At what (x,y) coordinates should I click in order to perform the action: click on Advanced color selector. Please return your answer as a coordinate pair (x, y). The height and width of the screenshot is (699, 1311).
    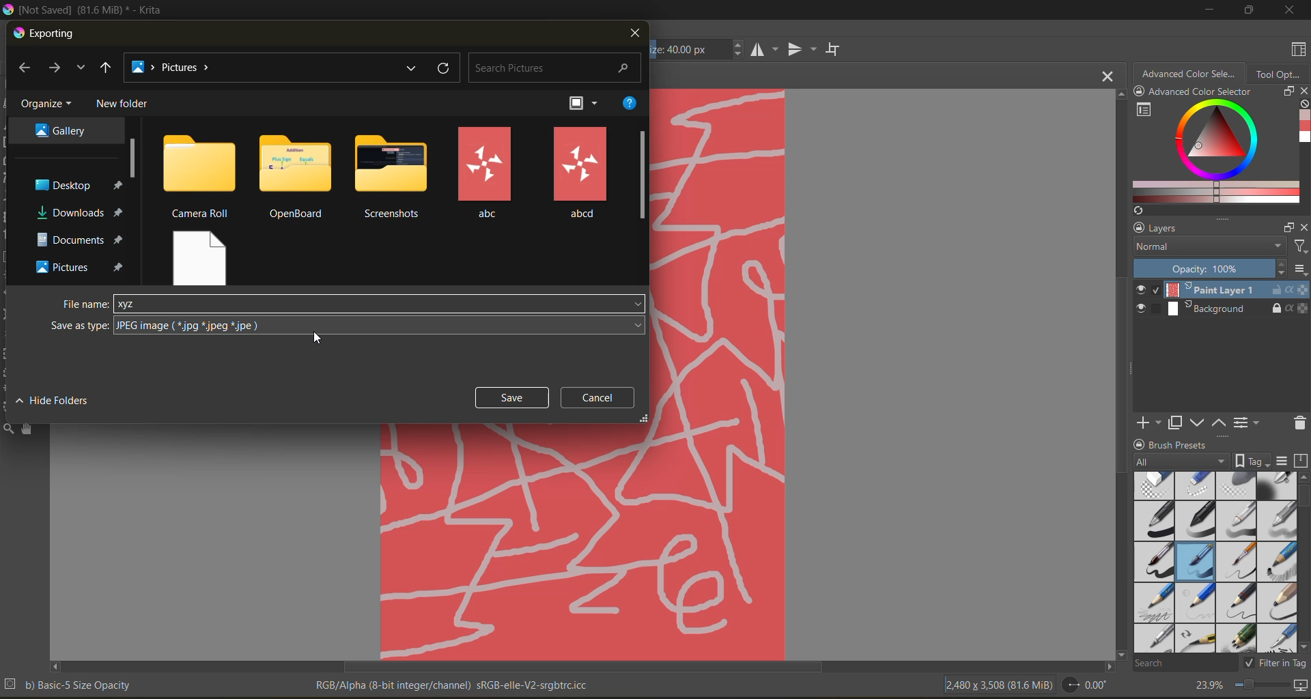
    Looking at the image, I should click on (1200, 93).